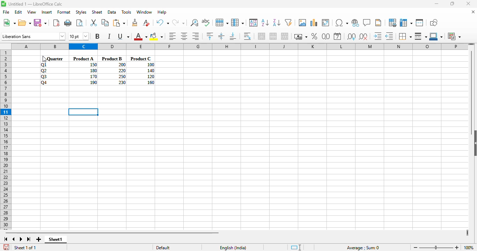 Image resolution: width=477 pixels, height=251 pixels. I want to click on clear direct formatting, so click(146, 23).